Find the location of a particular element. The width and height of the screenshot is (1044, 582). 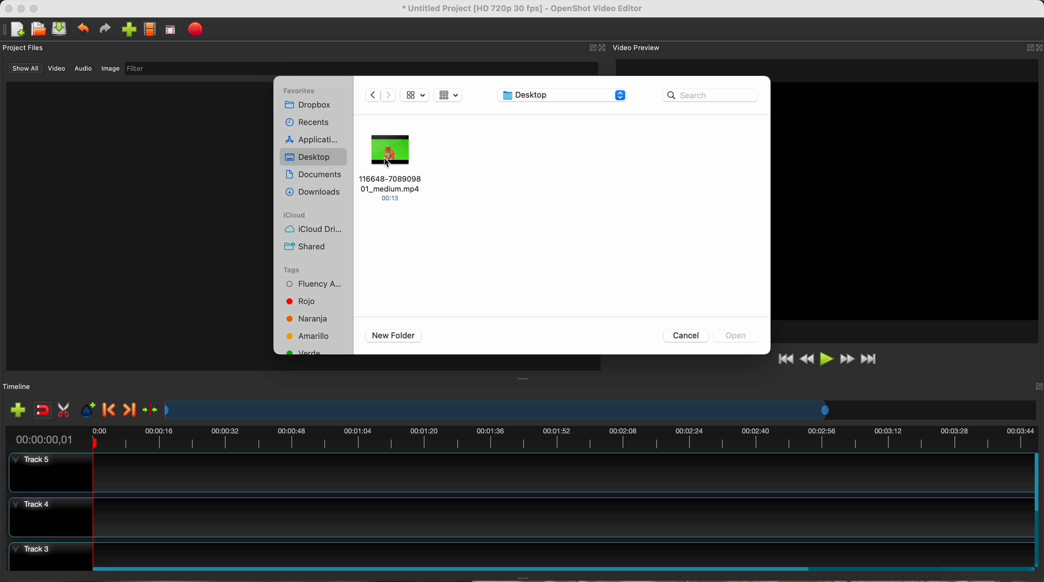

scroll bar is located at coordinates (1038, 510).